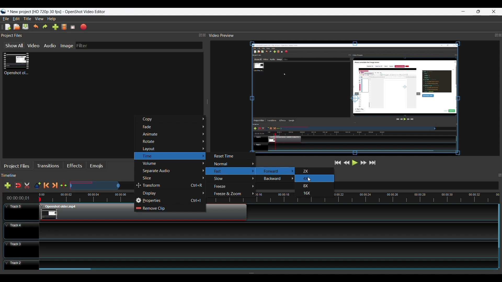 Image resolution: width=502 pixels, height=282 pixels. What do you see at coordinates (231, 171) in the screenshot?
I see `Fast` at bounding box center [231, 171].